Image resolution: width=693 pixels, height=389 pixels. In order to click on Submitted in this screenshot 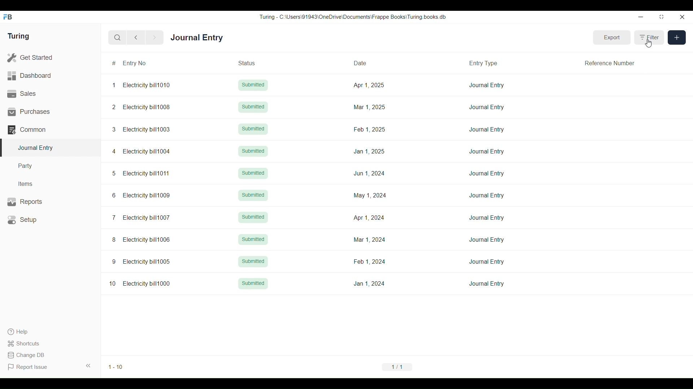, I will do `click(253, 129)`.